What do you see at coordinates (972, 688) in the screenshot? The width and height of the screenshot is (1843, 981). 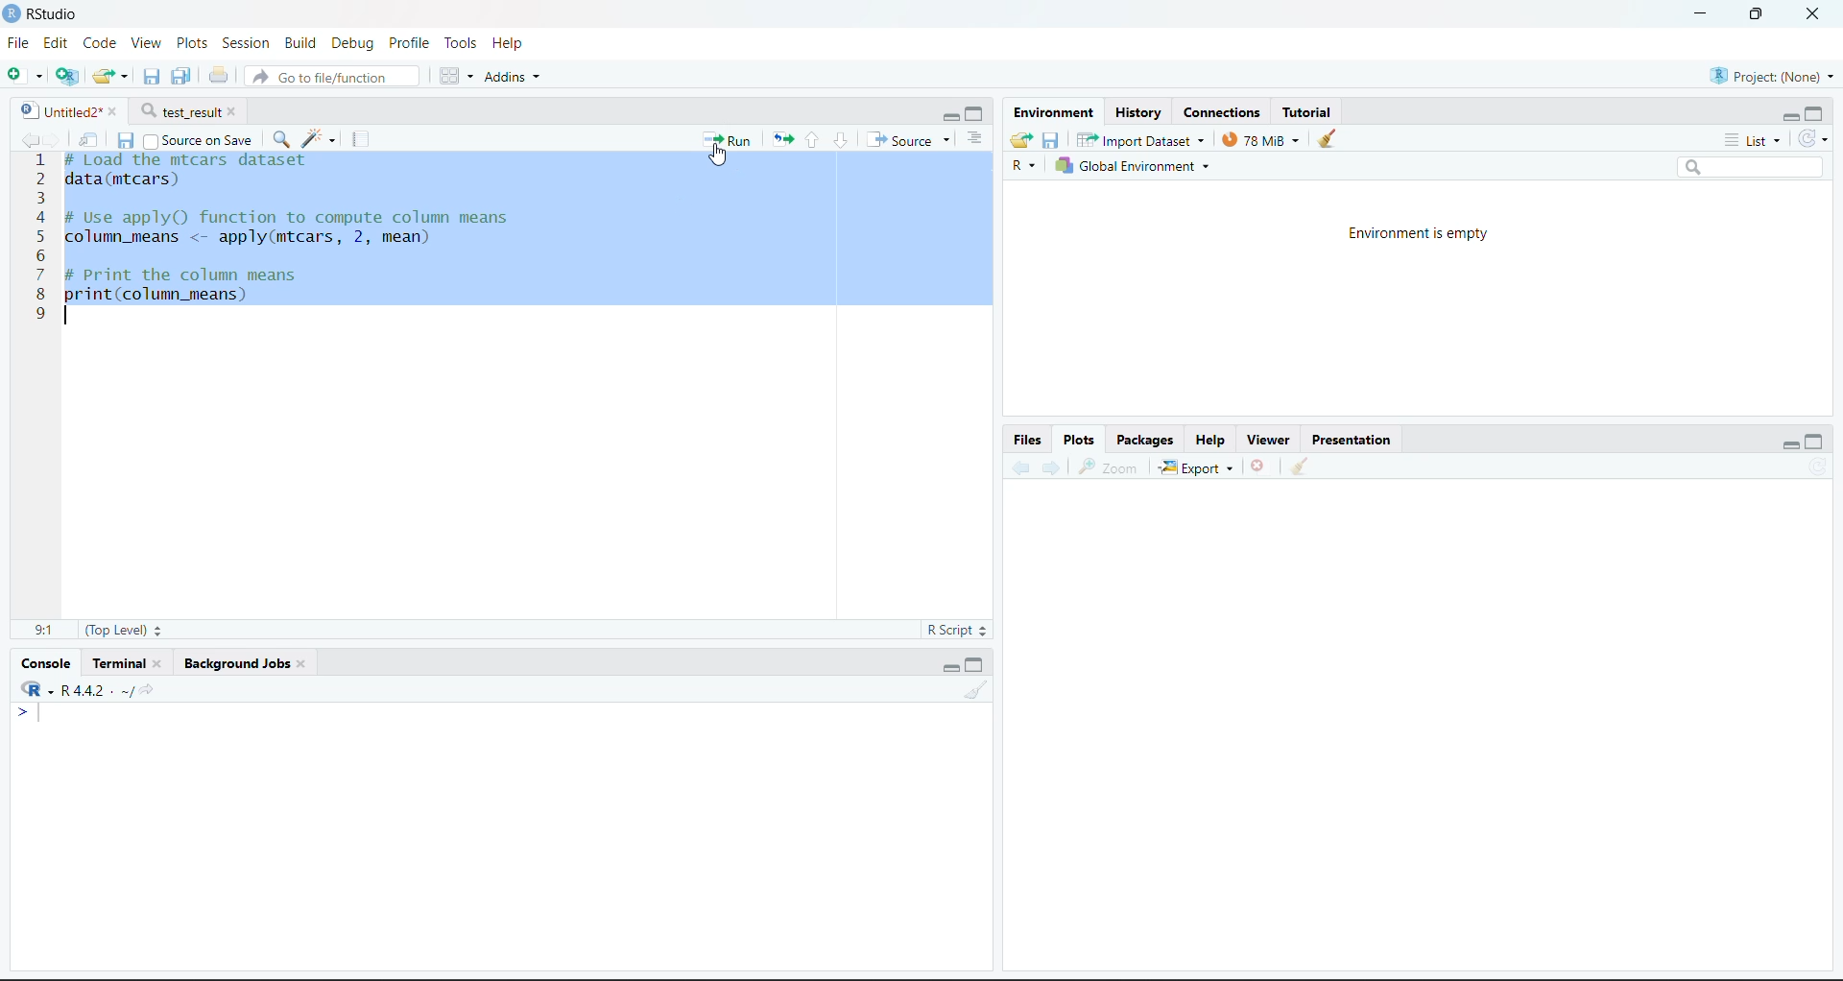 I see `Clear console (Ctrl +L)` at bounding box center [972, 688].